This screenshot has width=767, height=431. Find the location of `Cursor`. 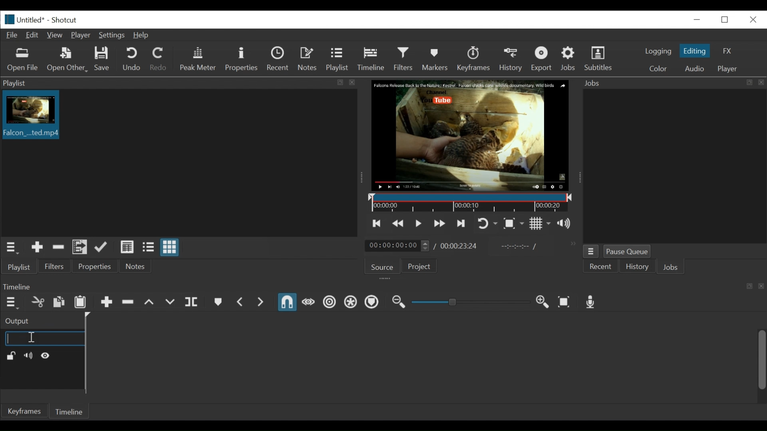

Cursor is located at coordinates (31, 337).